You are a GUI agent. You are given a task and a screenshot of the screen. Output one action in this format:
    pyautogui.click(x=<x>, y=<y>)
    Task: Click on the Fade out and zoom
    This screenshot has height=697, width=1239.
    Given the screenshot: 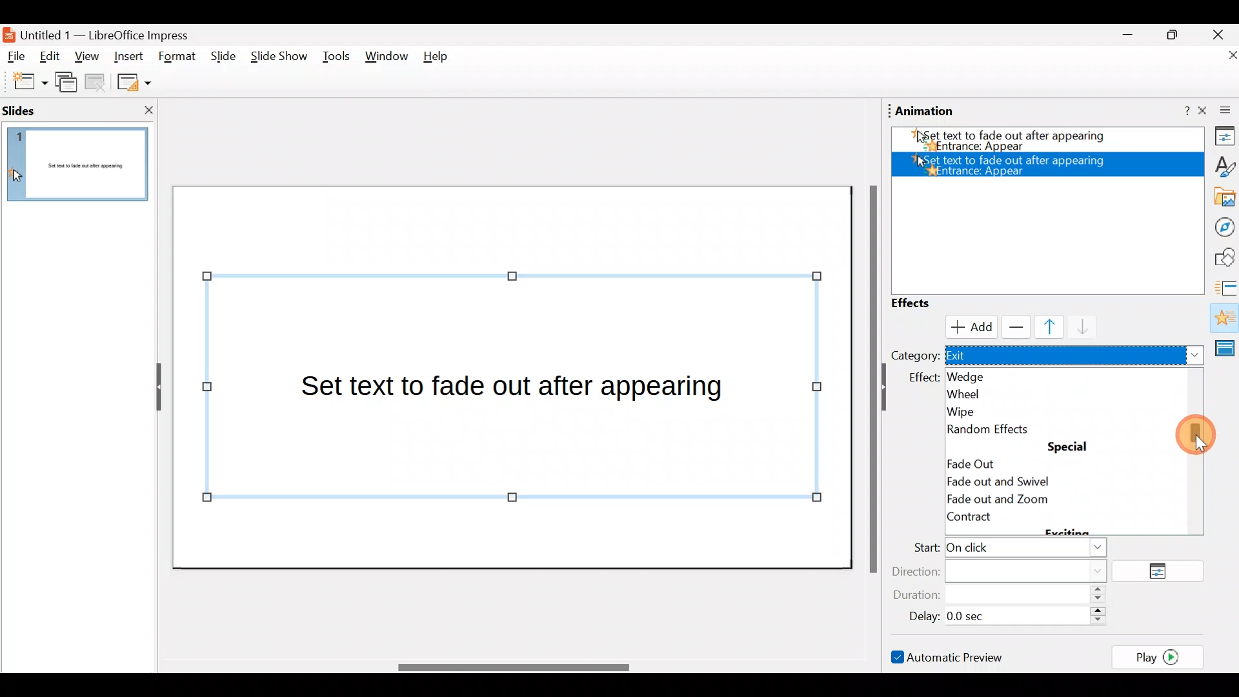 What is the action you would take?
    pyautogui.click(x=1016, y=500)
    